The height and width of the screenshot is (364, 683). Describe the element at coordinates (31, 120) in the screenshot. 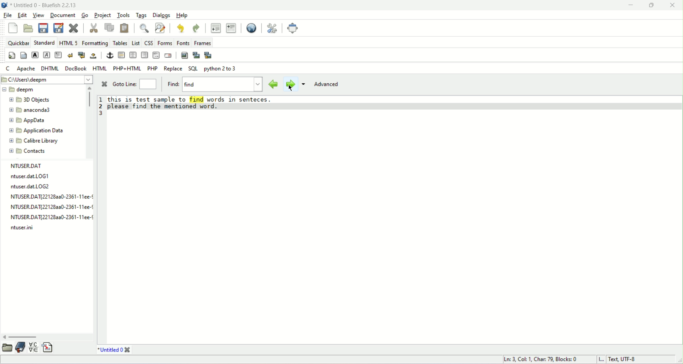

I see `appdata` at that location.